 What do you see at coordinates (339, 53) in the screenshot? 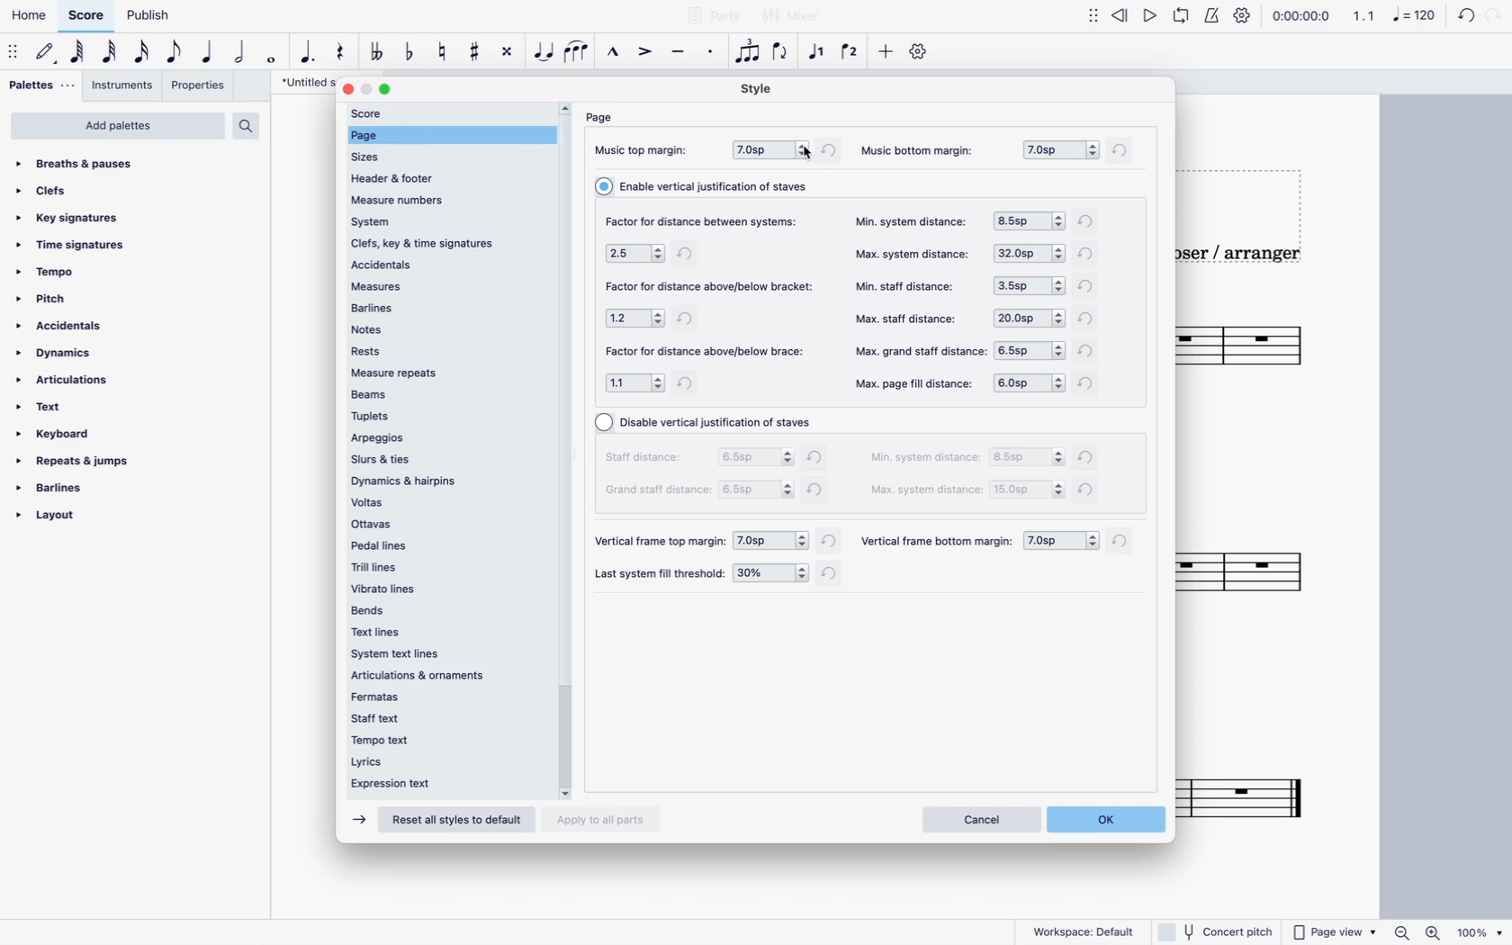
I see `rest` at bounding box center [339, 53].